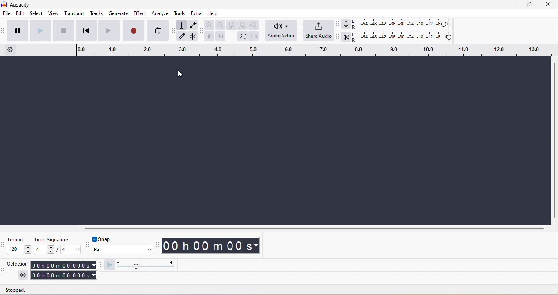  I want to click on audacity audio setup toolbar, so click(264, 31).